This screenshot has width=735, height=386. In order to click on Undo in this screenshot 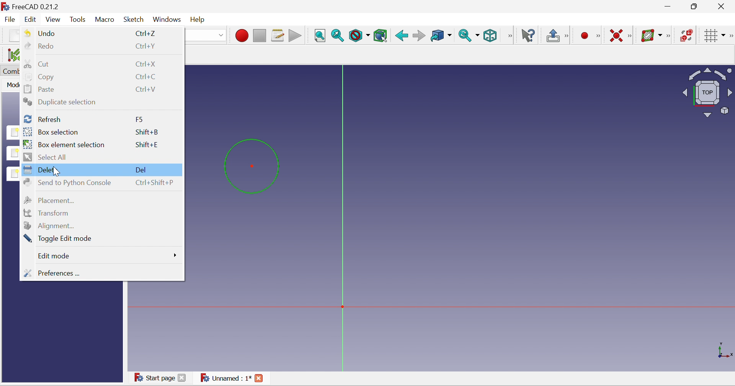, I will do `click(39, 33)`.